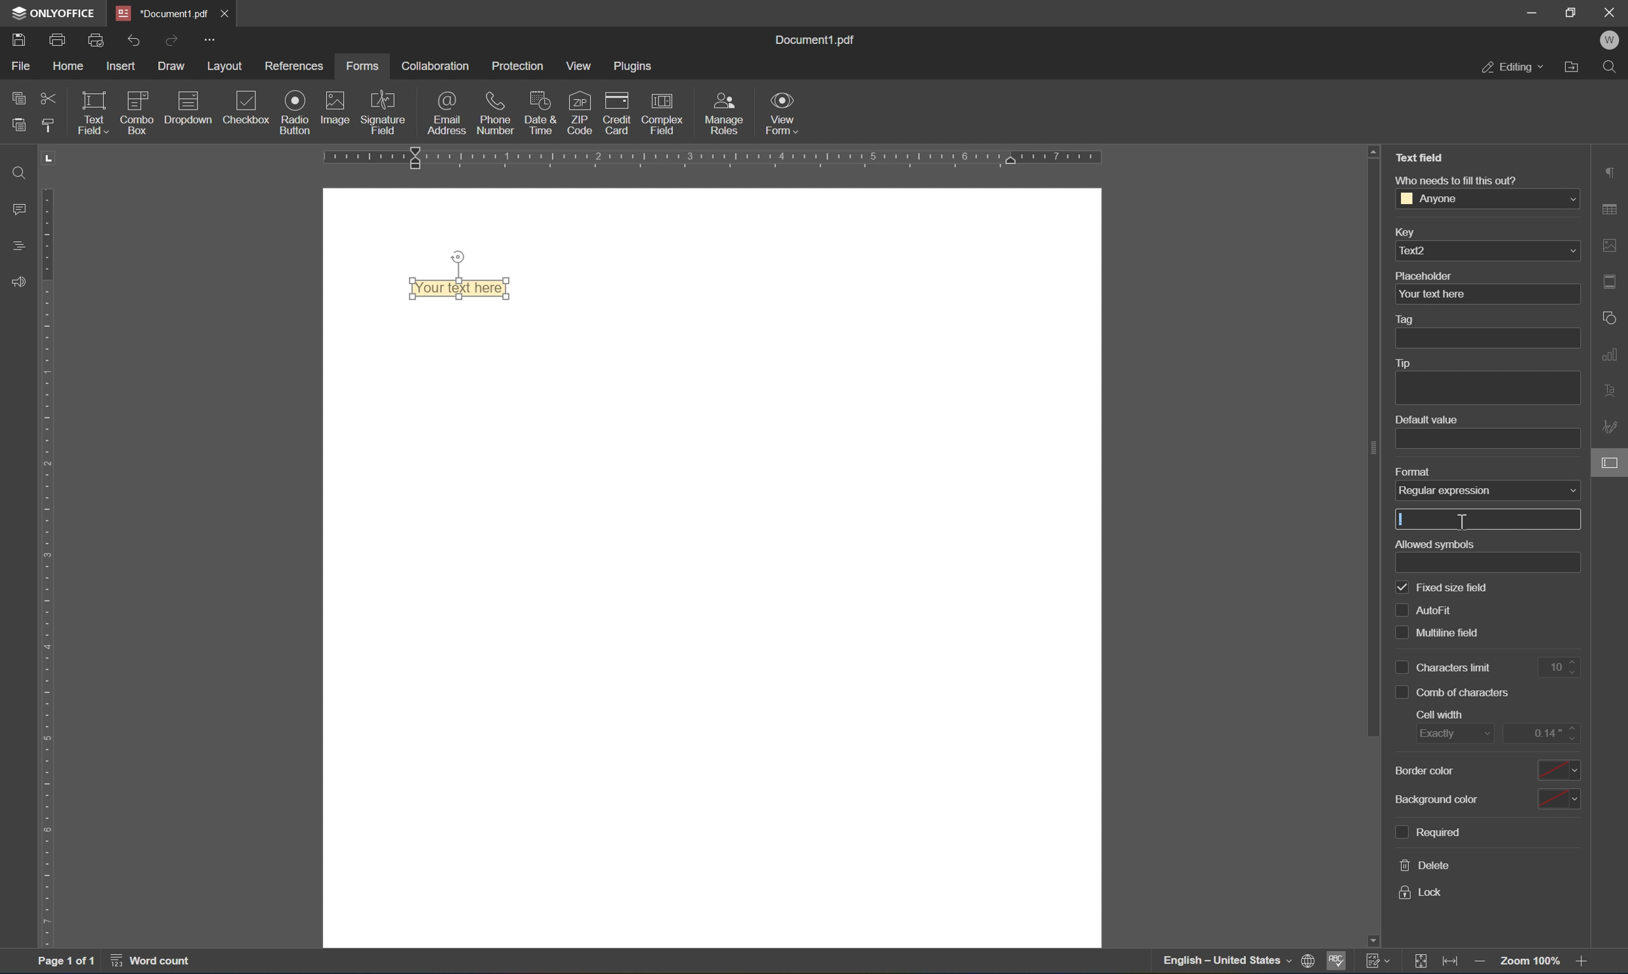  I want to click on layout, so click(226, 66).